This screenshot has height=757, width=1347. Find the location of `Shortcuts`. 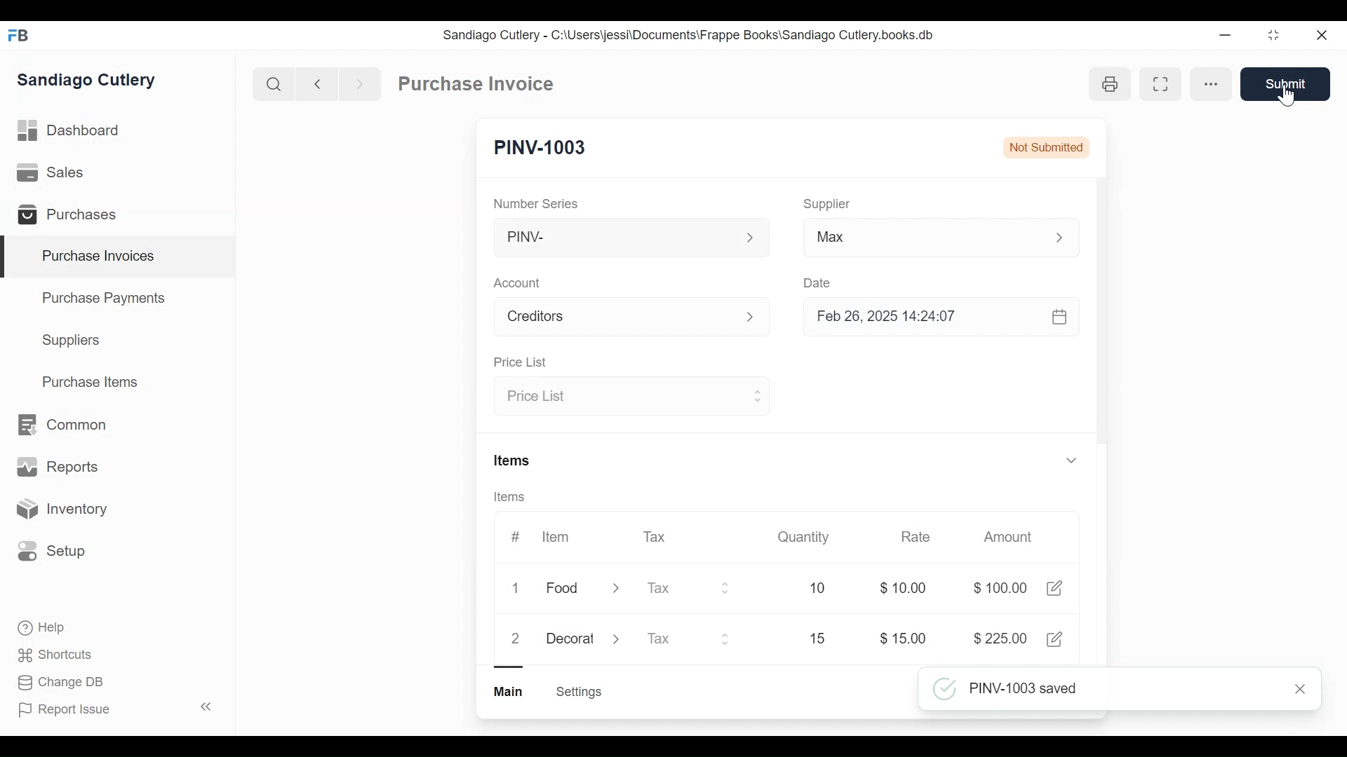

Shortcuts is located at coordinates (57, 654).